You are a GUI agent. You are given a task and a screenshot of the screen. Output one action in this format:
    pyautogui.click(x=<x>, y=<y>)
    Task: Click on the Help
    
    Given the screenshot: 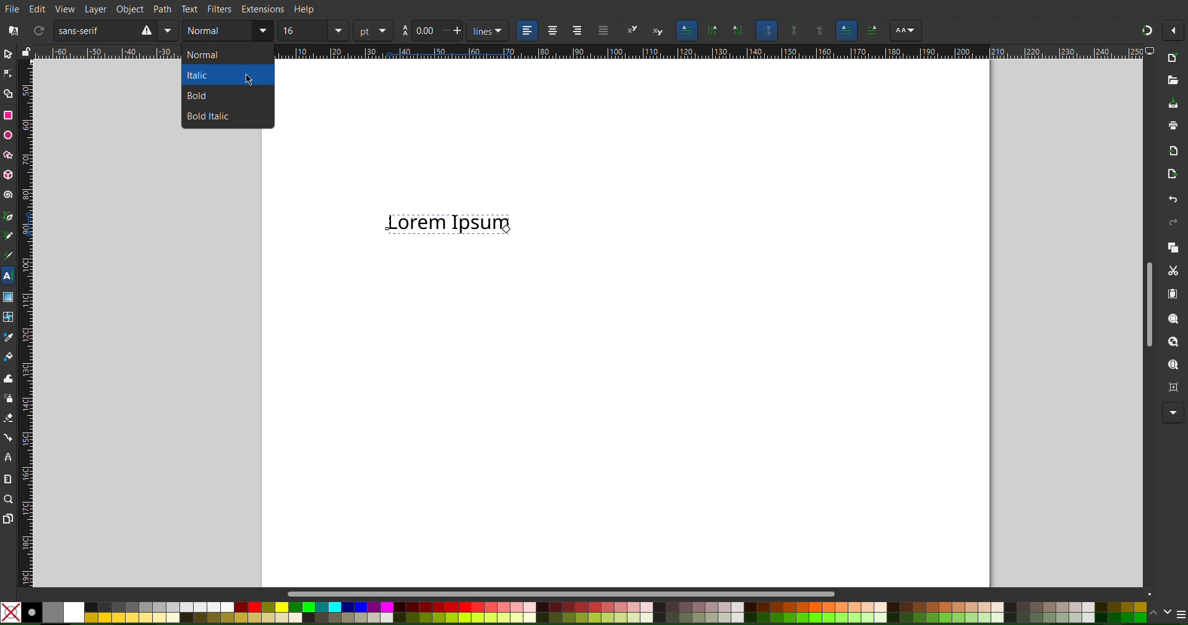 What is the action you would take?
    pyautogui.click(x=304, y=9)
    